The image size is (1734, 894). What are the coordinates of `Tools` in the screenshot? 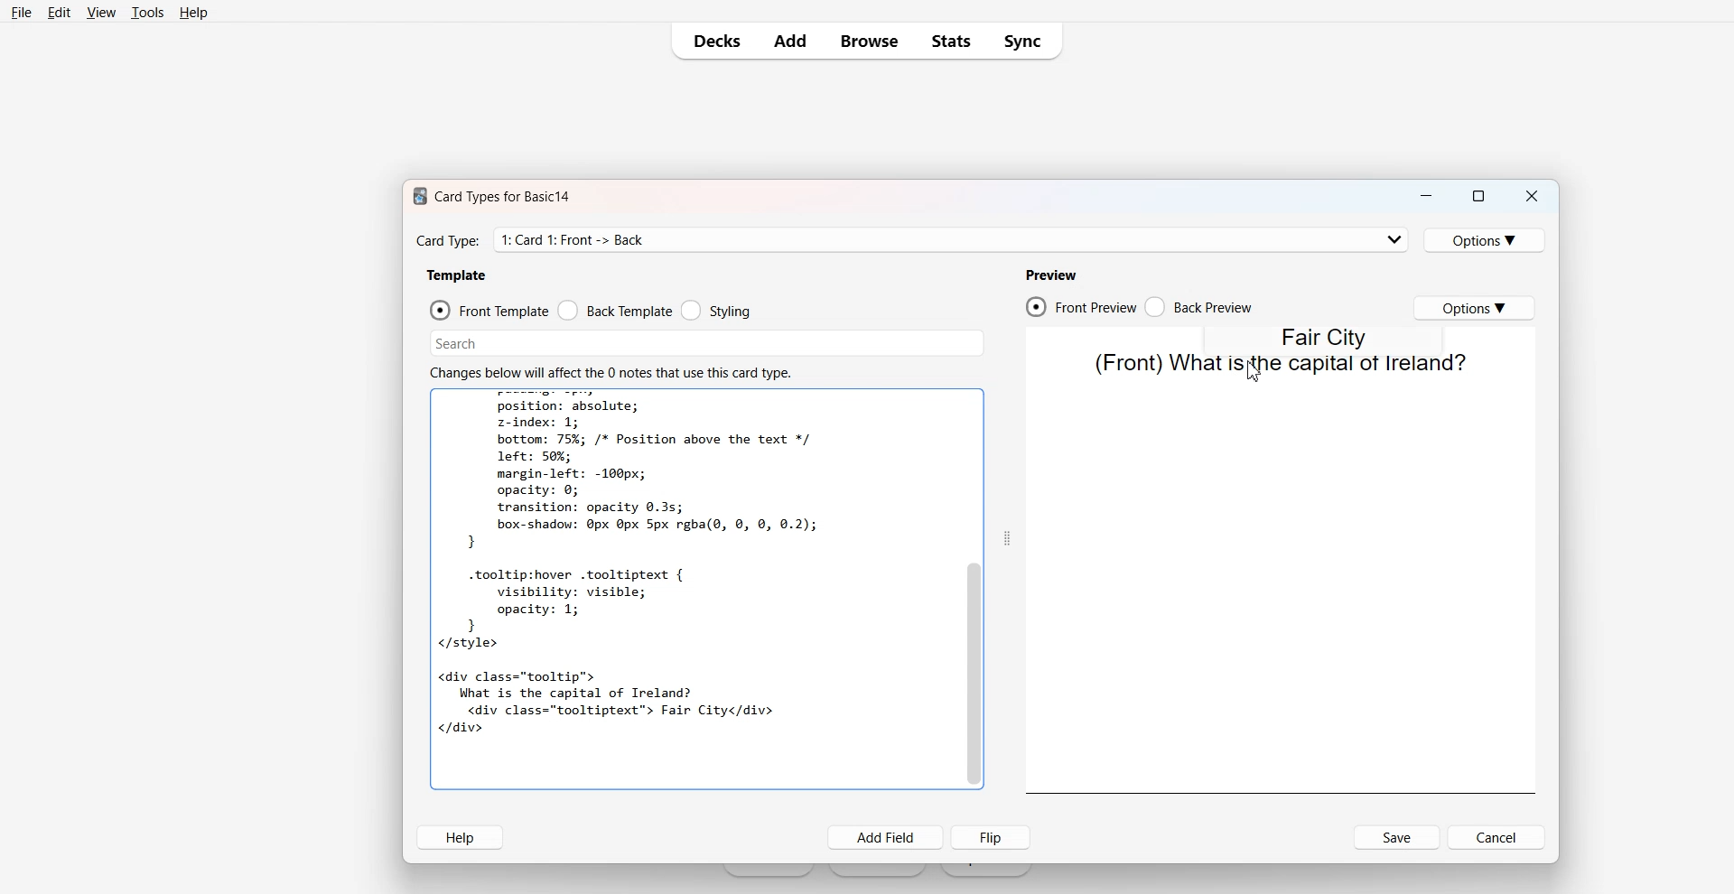 It's located at (147, 13).